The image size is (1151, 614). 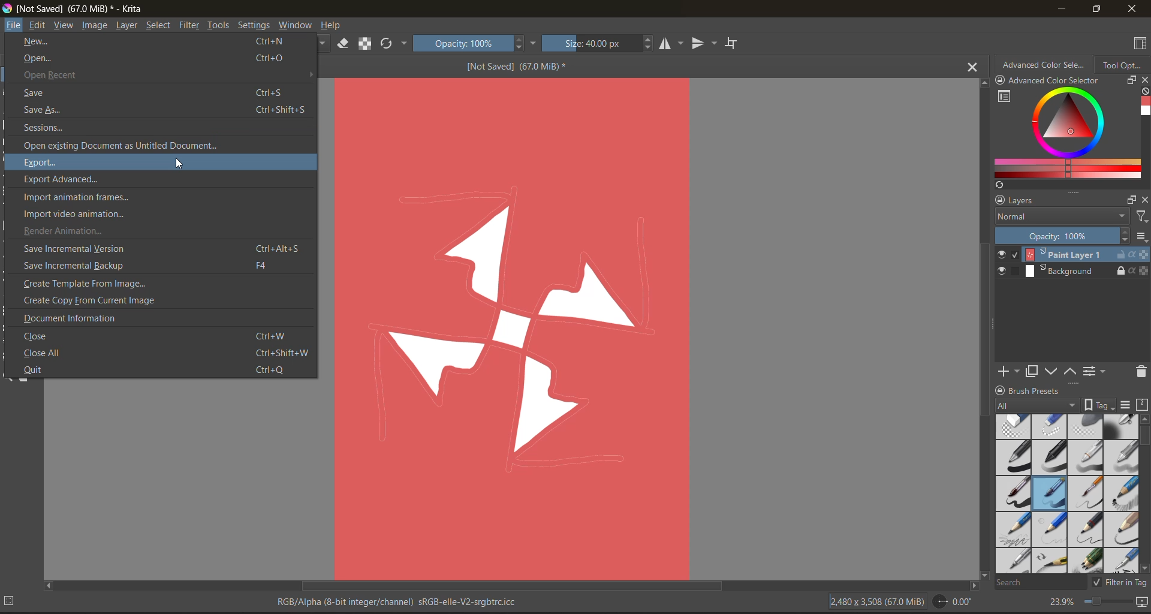 What do you see at coordinates (160, 26) in the screenshot?
I see `select` at bounding box center [160, 26].